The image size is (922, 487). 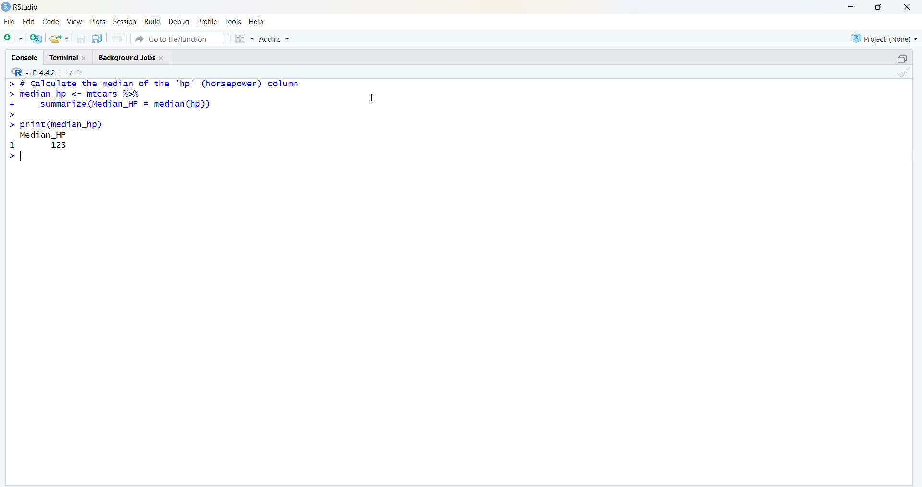 I want to click on typing indicator, so click(x=23, y=157).